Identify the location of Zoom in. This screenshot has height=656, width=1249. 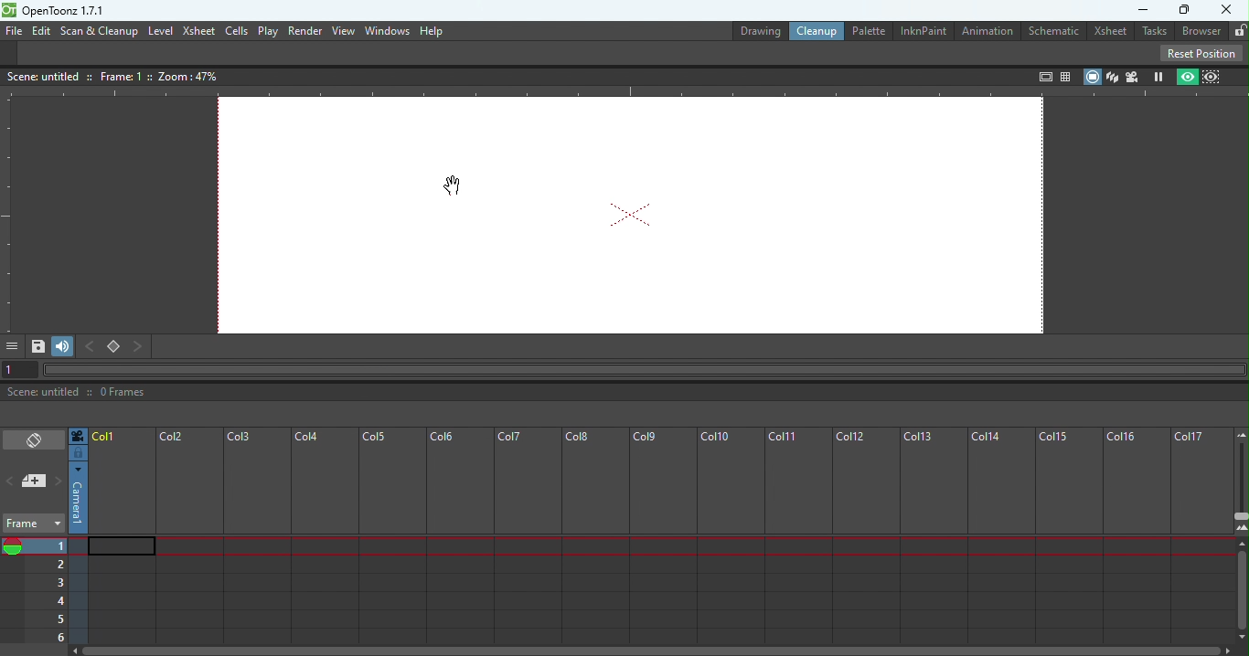
(1241, 523).